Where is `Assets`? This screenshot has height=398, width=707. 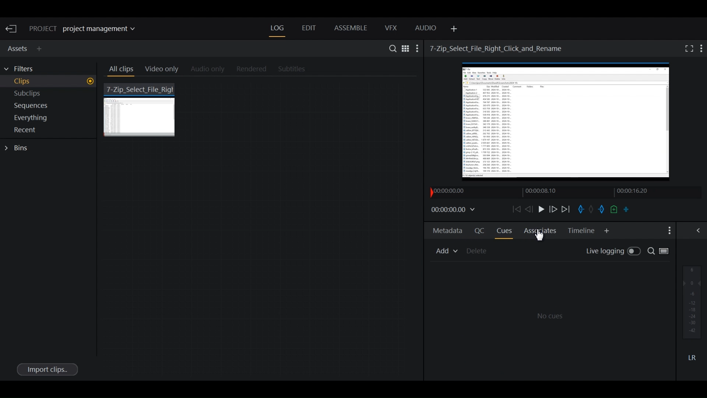
Assets is located at coordinates (16, 48).